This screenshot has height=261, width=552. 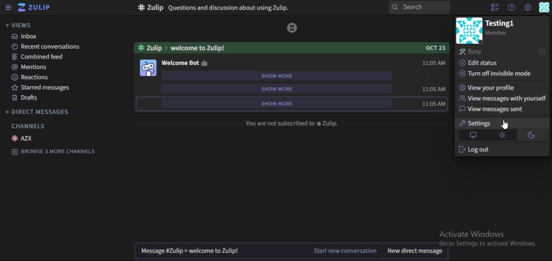 I want to click on turn off invisible mode, so click(x=495, y=74).